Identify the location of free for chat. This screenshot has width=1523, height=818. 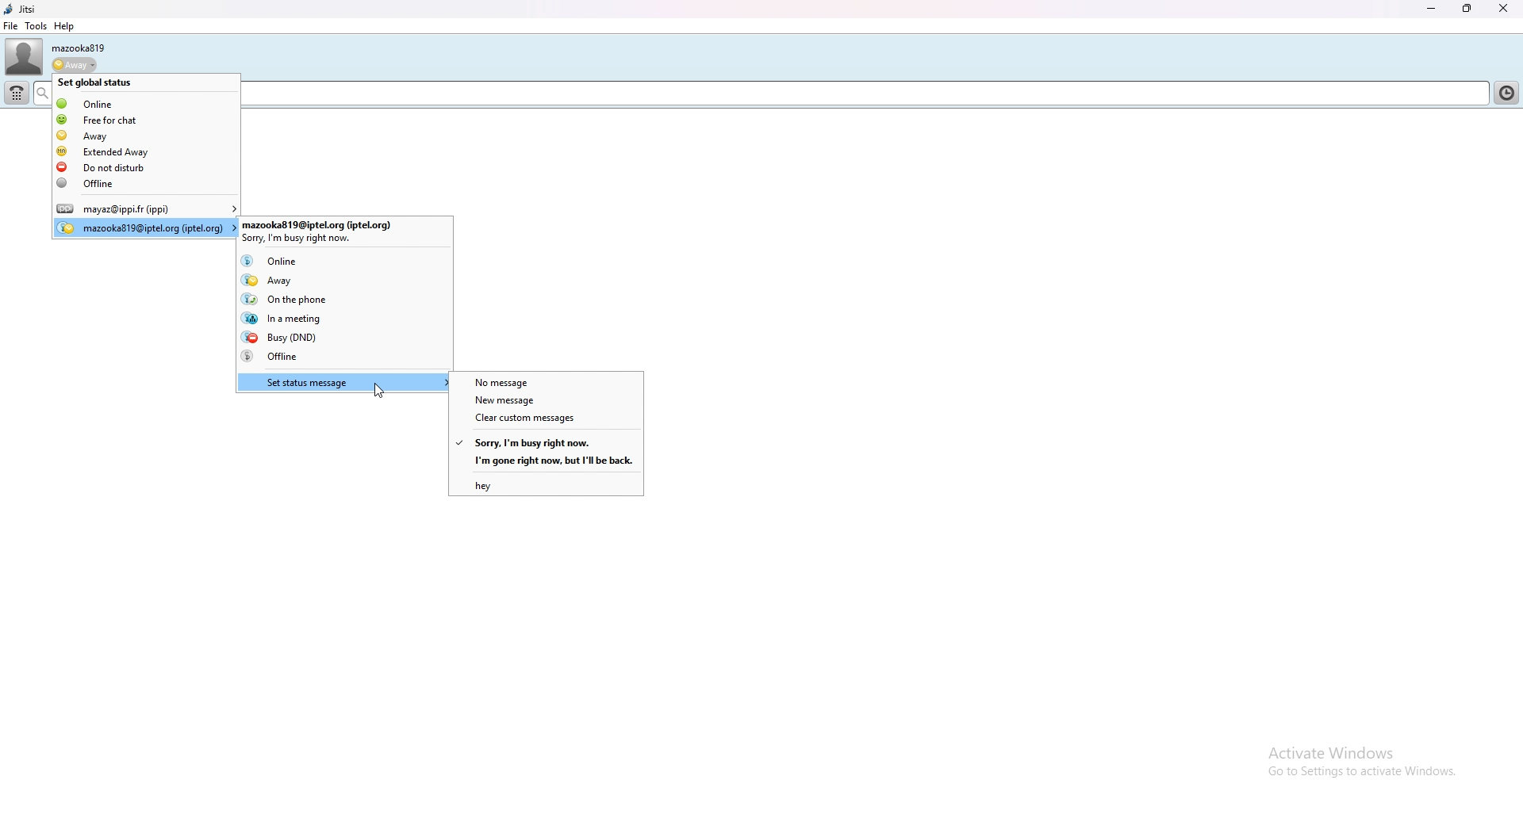
(147, 120).